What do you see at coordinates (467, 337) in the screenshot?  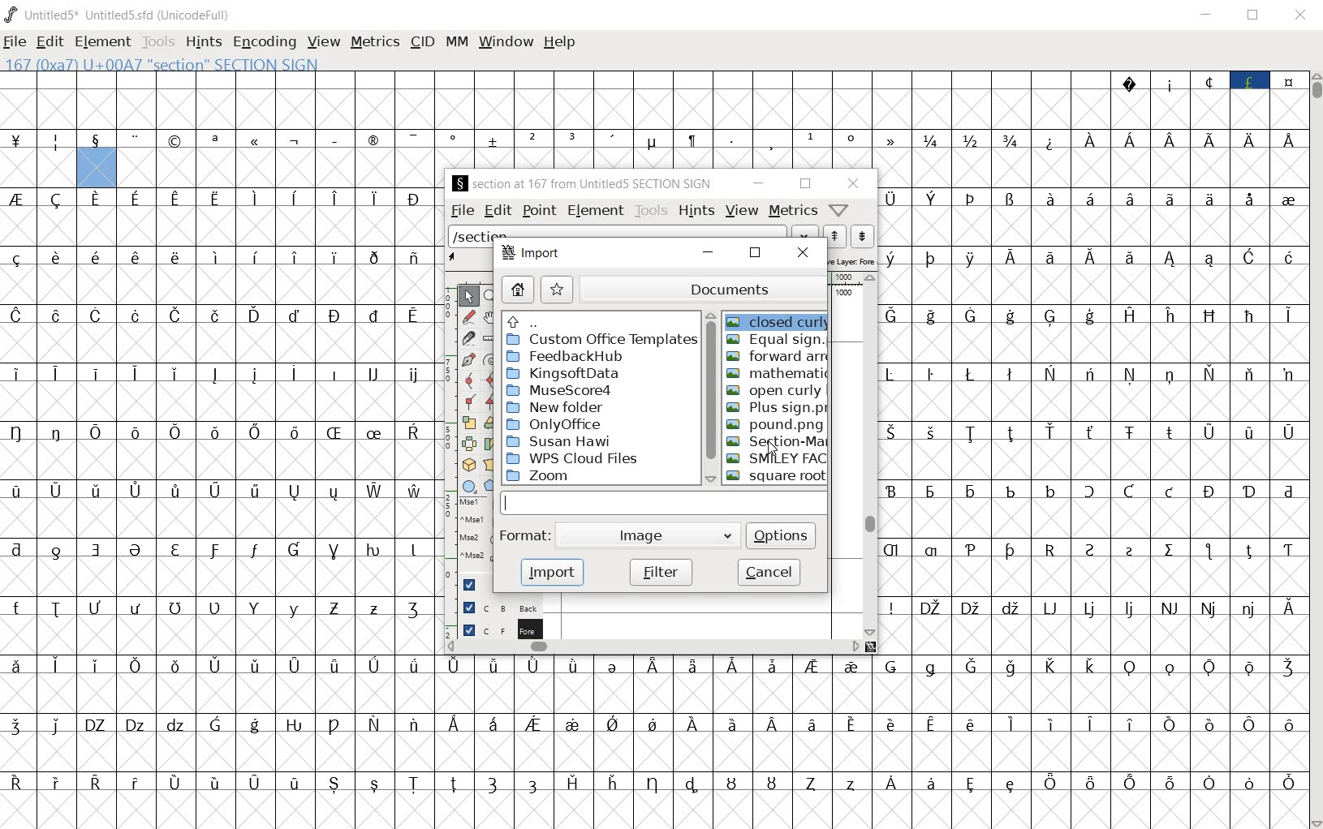 I see `cut splines in two` at bounding box center [467, 337].